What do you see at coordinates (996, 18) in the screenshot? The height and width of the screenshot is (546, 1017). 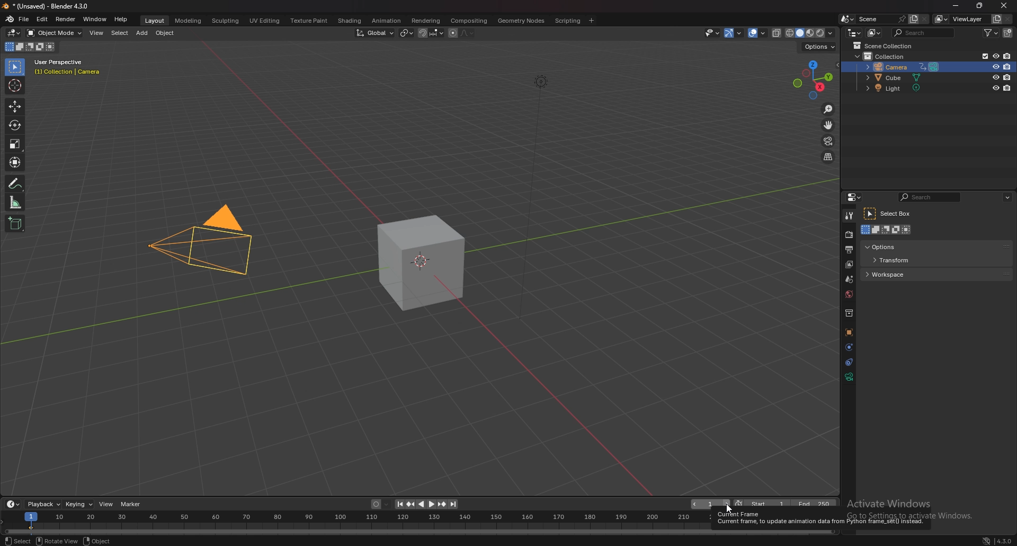 I see `add viewlayer` at bounding box center [996, 18].